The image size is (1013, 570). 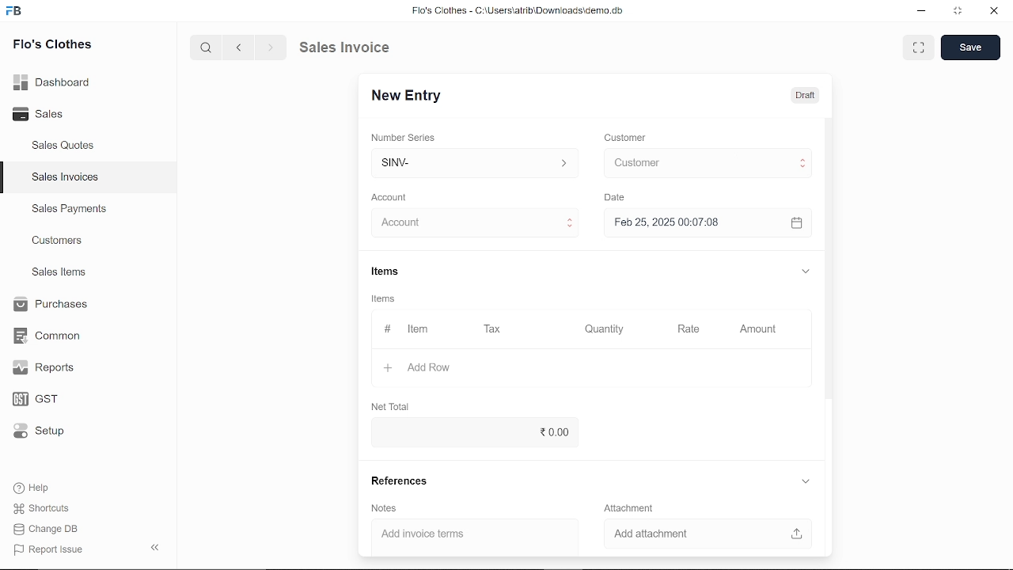 I want to click on Date, so click(x=617, y=197).